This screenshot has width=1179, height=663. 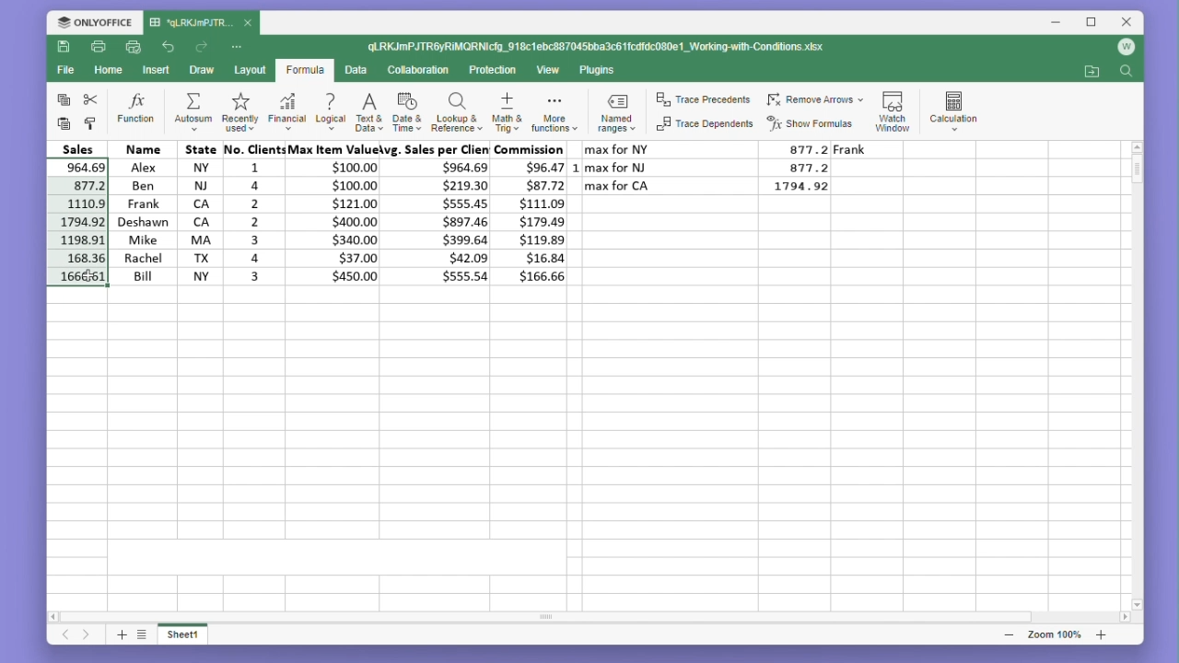 I want to click on Vertical scroll bar, so click(x=1137, y=371).